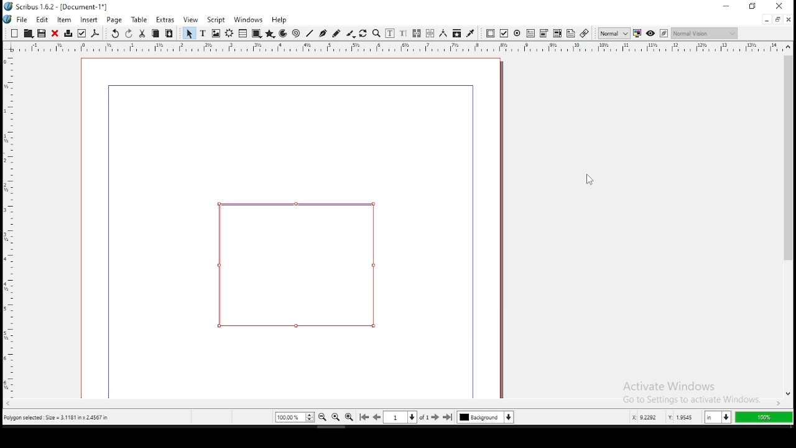 This screenshot has width=796, height=448. I want to click on unlink text frames, so click(431, 34).